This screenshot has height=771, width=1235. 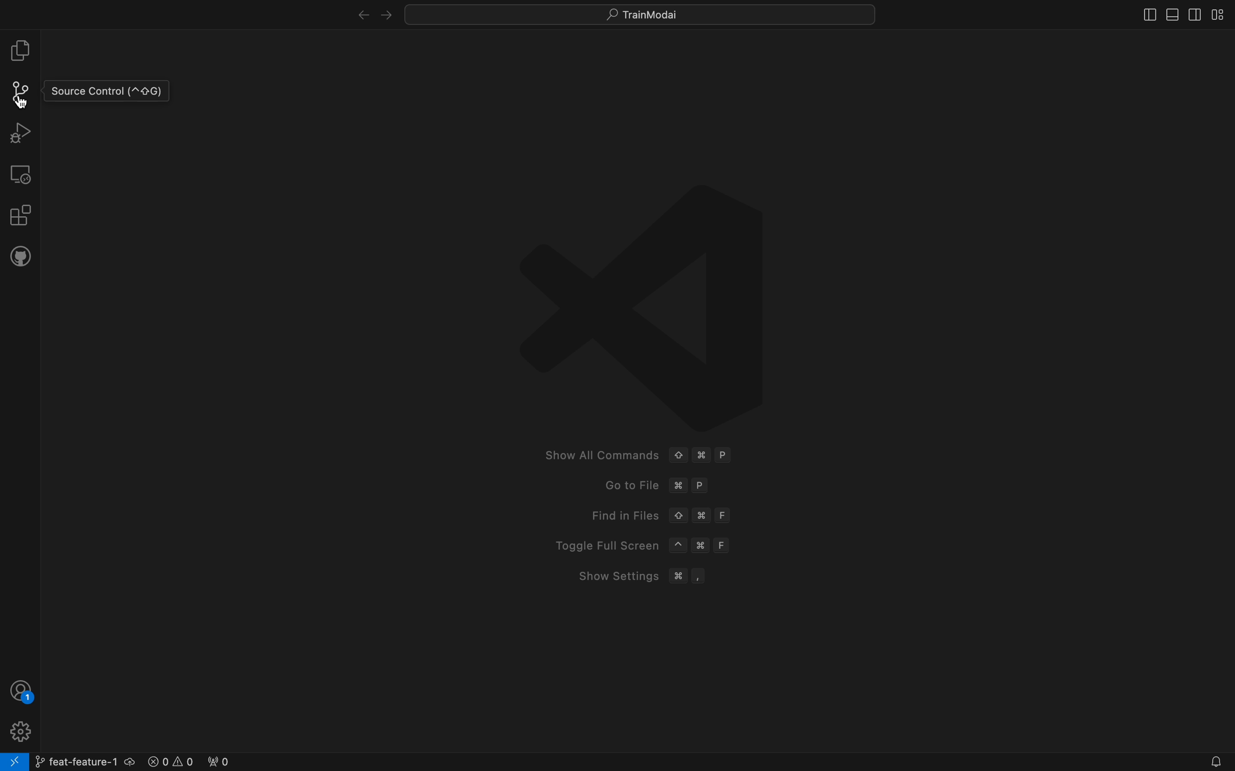 What do you see at coordinates (601, 455) in the screenshot?
I see `Show All Commands` at bounding box center [601, 455].